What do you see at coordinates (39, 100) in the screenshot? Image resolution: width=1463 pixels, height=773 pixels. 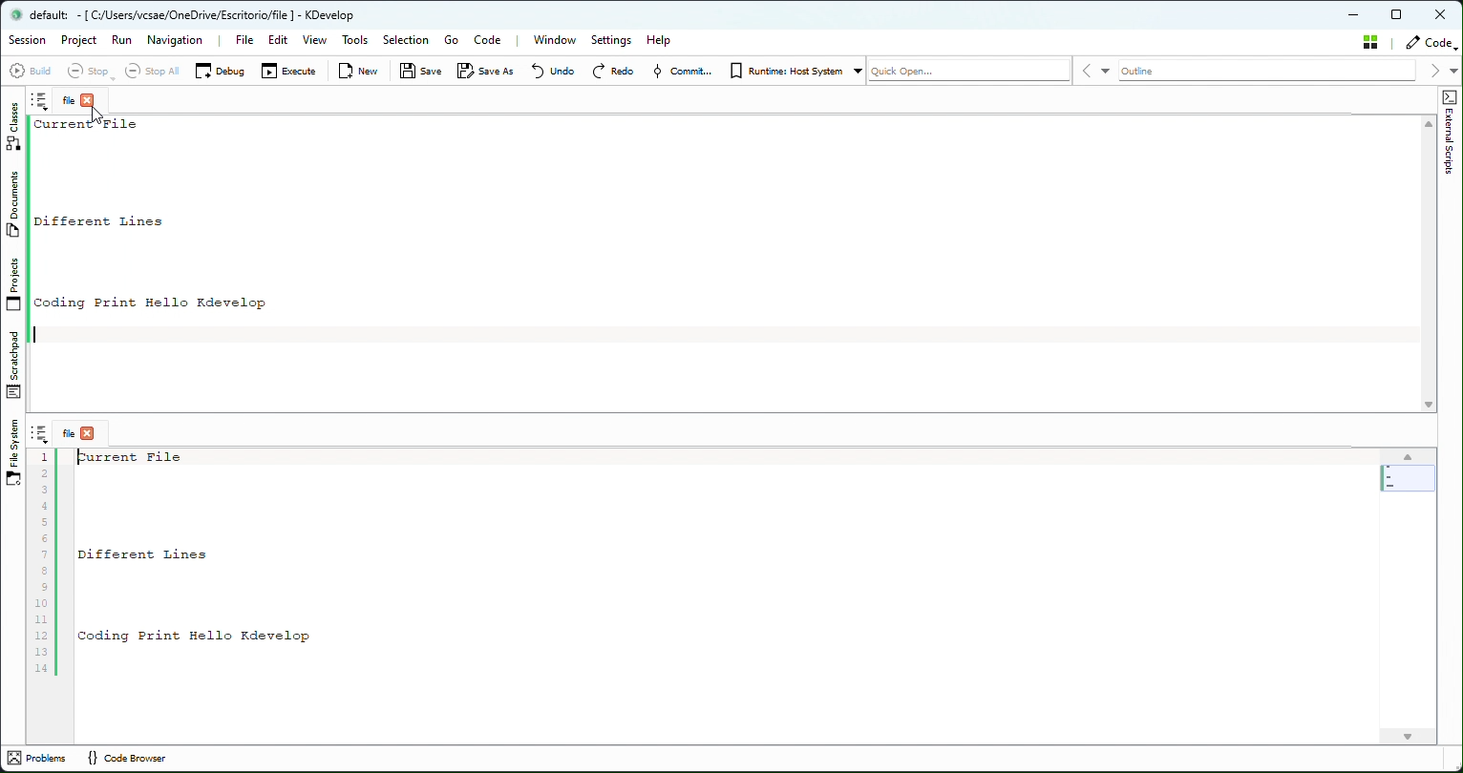 I see `Browse tab` at bounding box center [39, 100].